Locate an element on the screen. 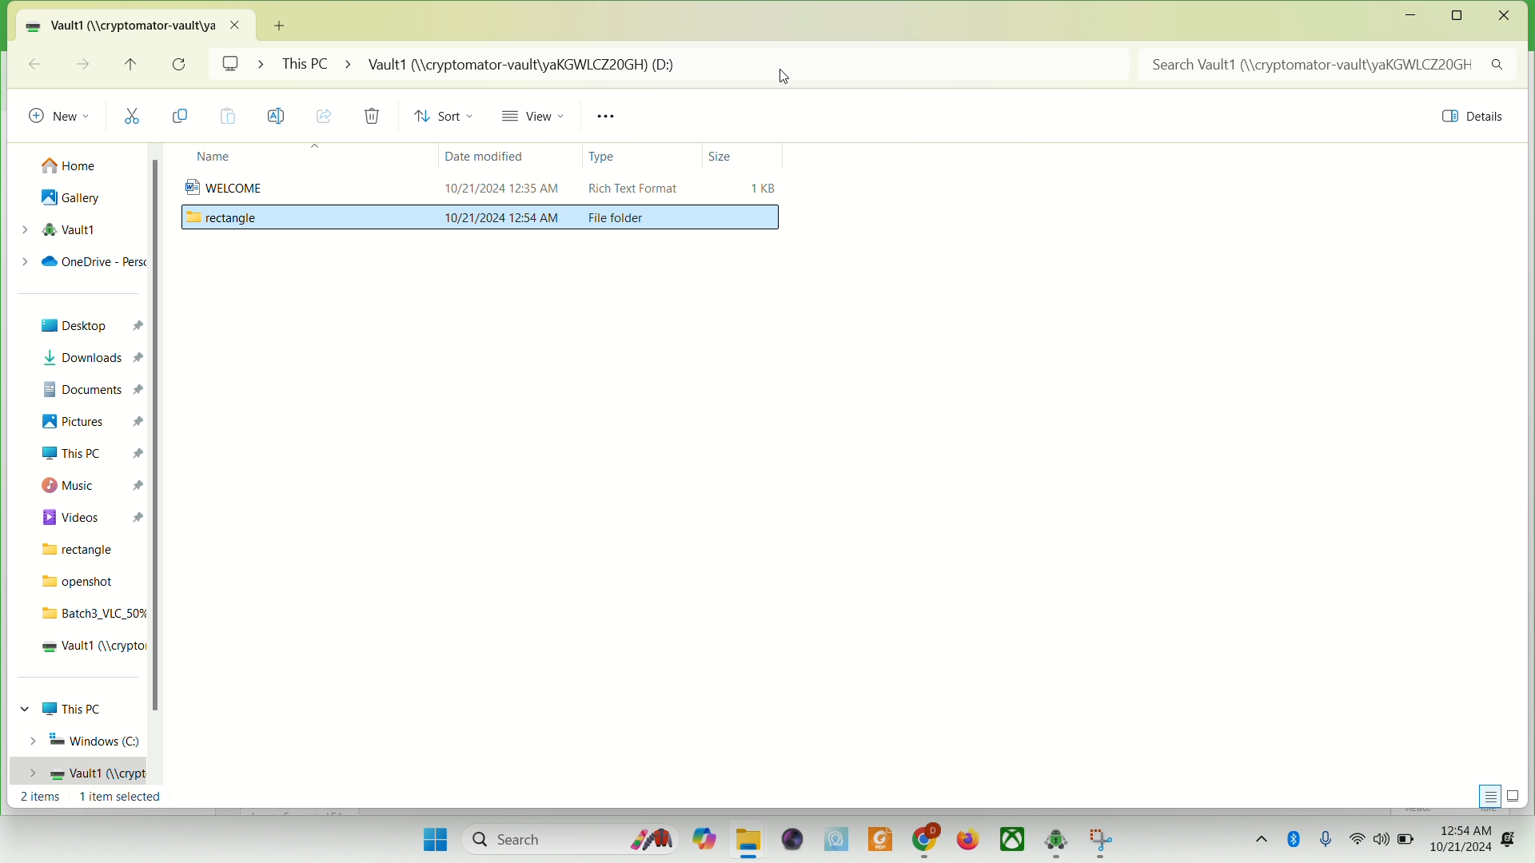 The width and height of the screenshot is (1535, 863). 10/21/2024 is located at coordinates (1461, 849).